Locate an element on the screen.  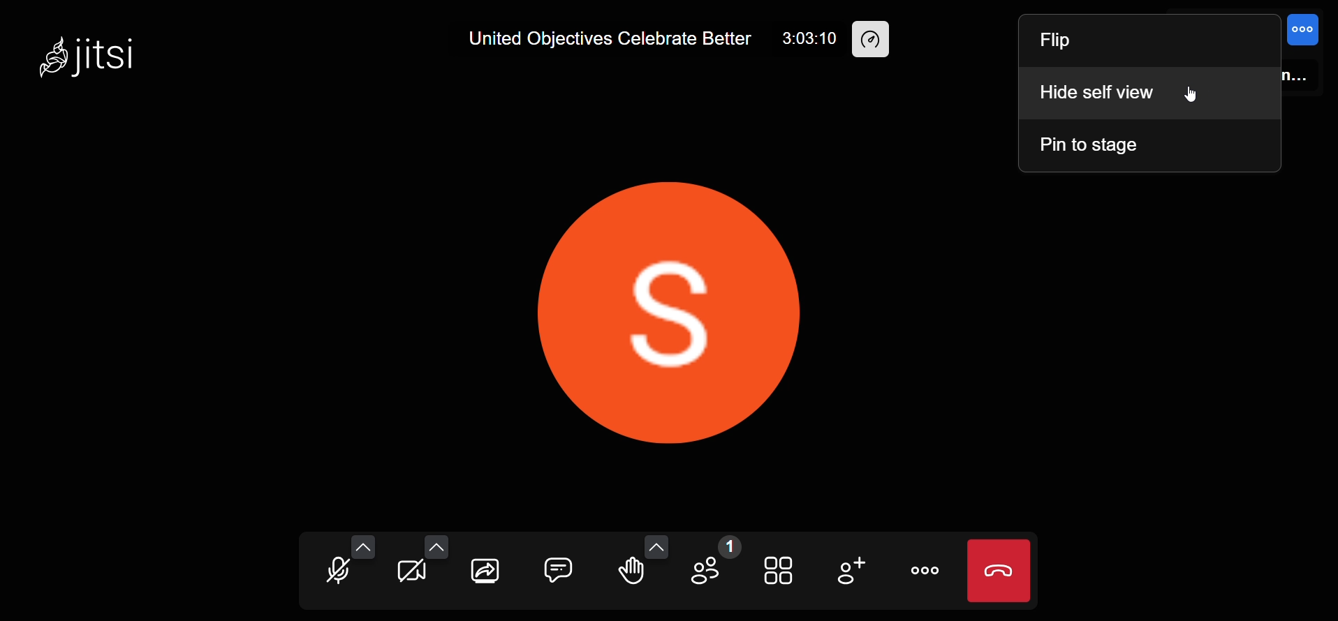
leave meeting is located at coordinates (1000, 572).